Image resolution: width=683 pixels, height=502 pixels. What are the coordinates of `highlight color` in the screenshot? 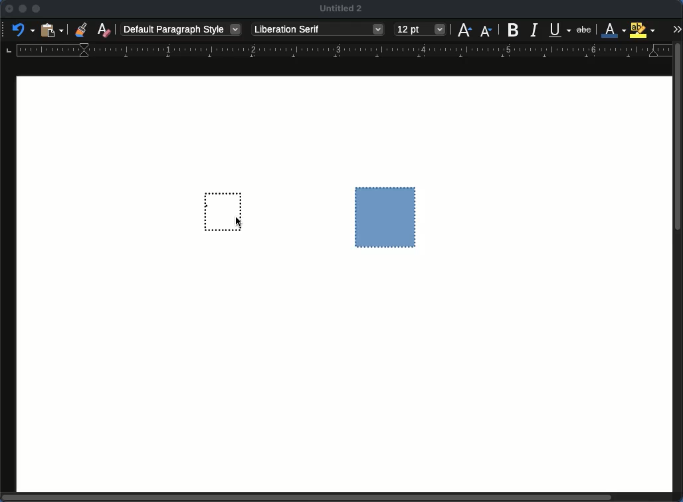 It's located at (642, 29).